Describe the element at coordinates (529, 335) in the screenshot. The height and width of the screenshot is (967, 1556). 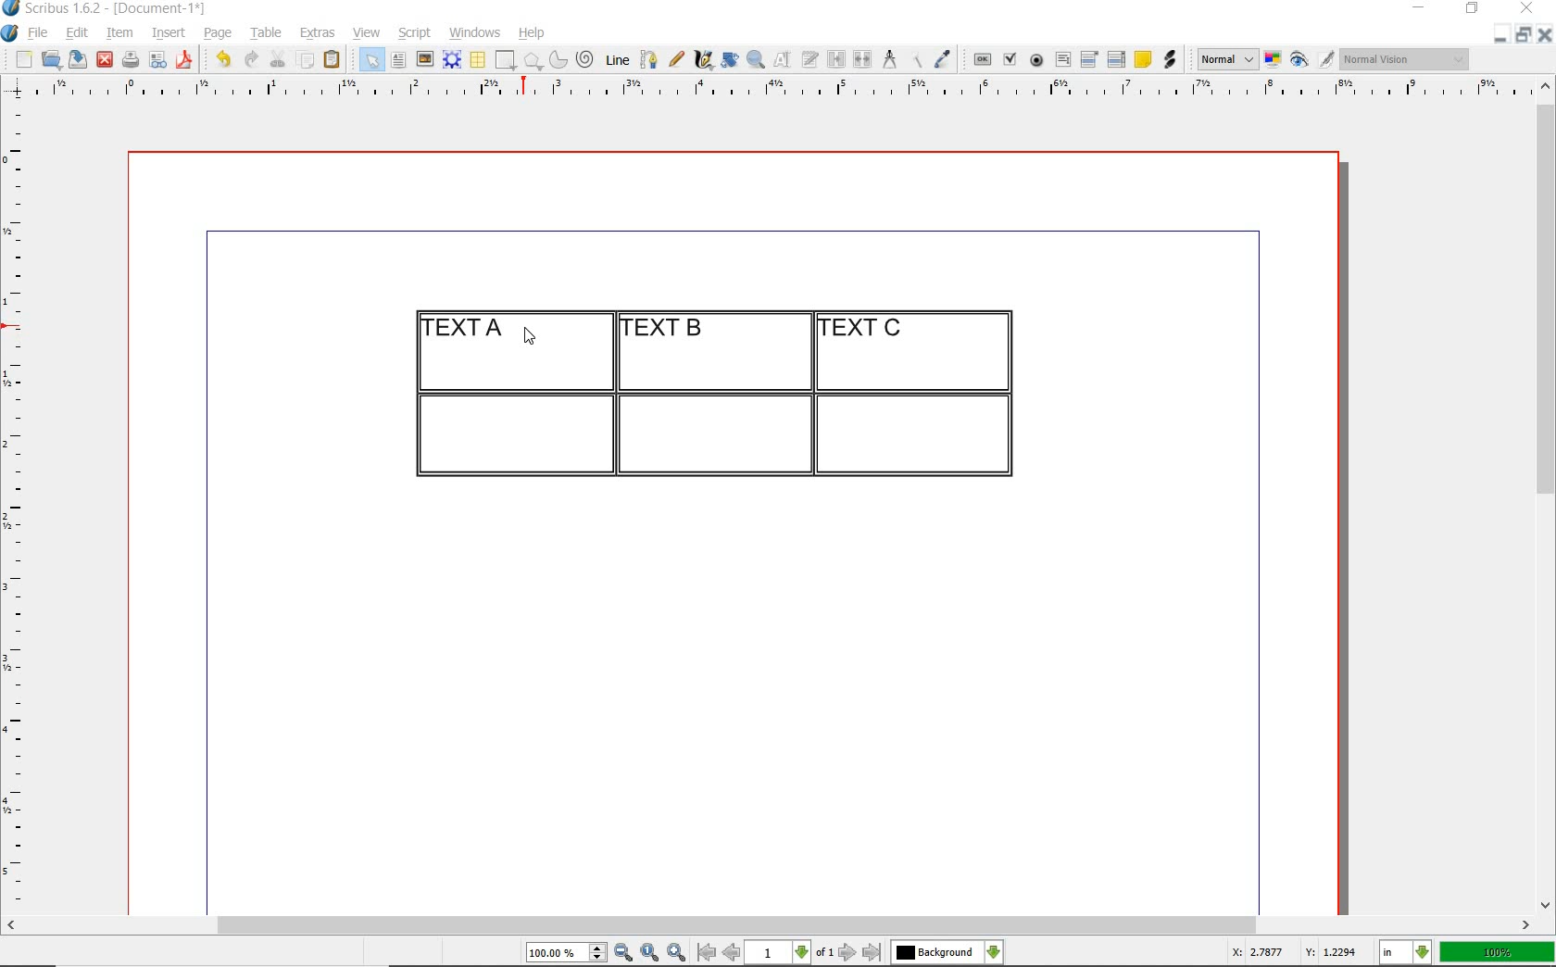
I see `cursor` at that location.